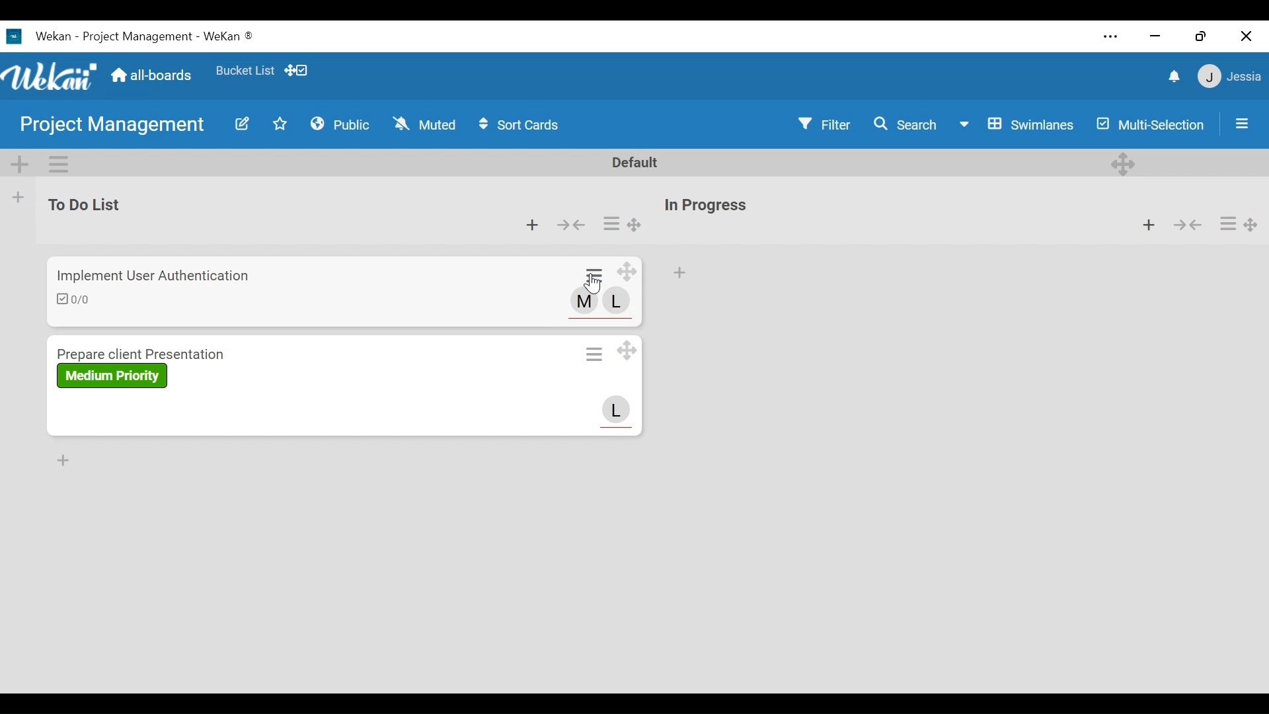  What do you see at coordinates (594, 354) in the screenshot?
I see `Card actions` at bounding box center [594, 354].